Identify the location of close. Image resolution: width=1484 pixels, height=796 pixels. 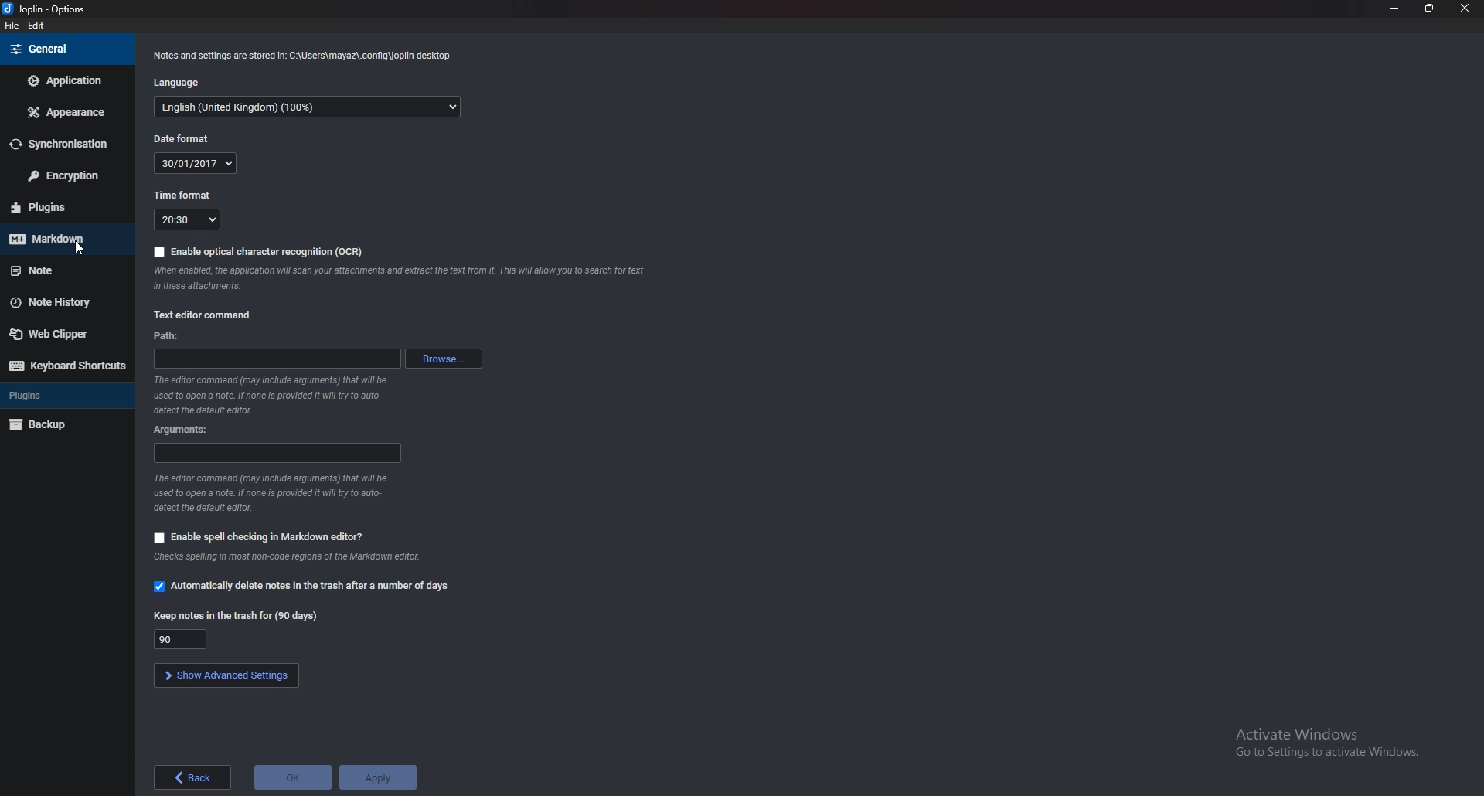
(1465, 9).